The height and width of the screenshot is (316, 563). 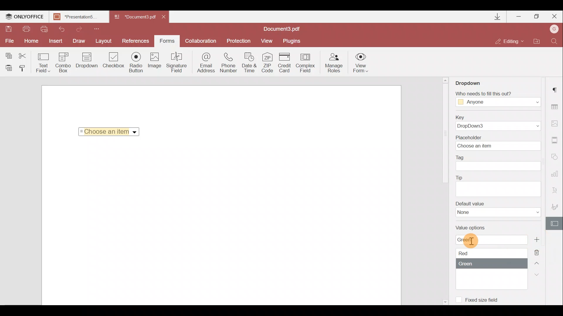 I want to click on Plugins, so click(x=292, y=41).